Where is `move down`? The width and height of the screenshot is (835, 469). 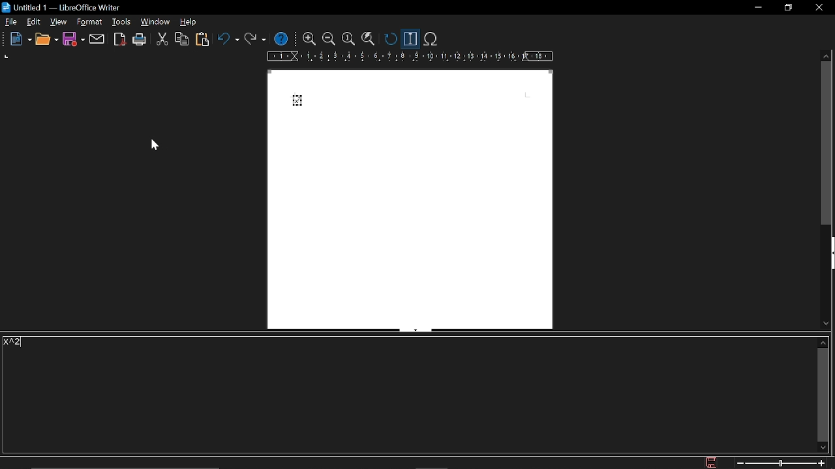 move down is located at coordinates (826, 323).